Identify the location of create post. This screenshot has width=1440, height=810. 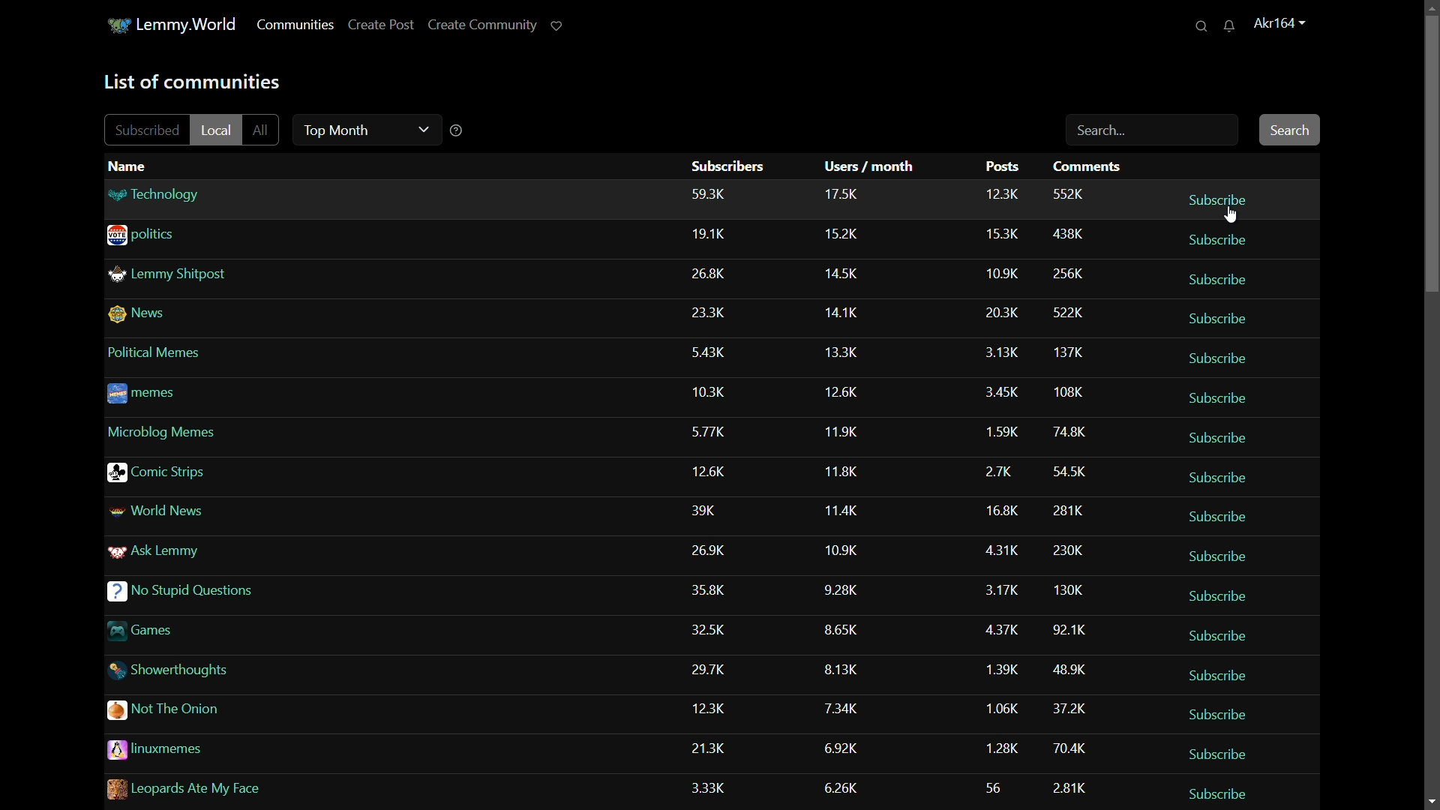
(379, 24).